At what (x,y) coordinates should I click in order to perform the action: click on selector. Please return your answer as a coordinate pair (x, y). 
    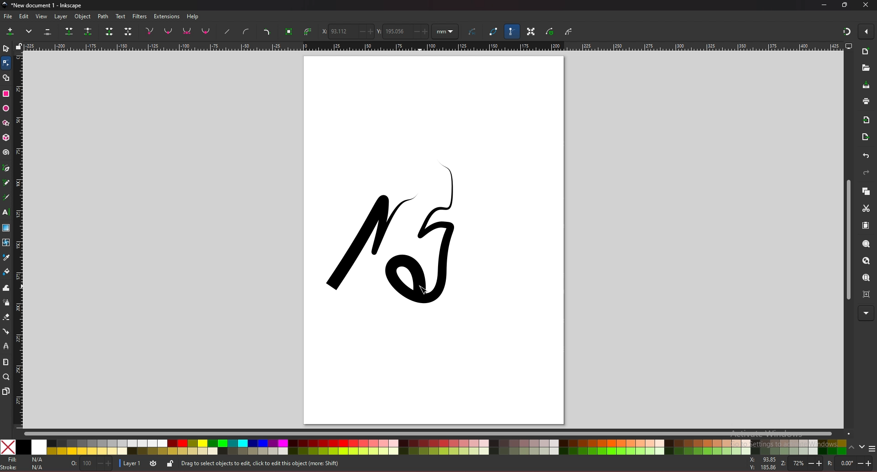
    Looking at the image, I should click on (6, 48).